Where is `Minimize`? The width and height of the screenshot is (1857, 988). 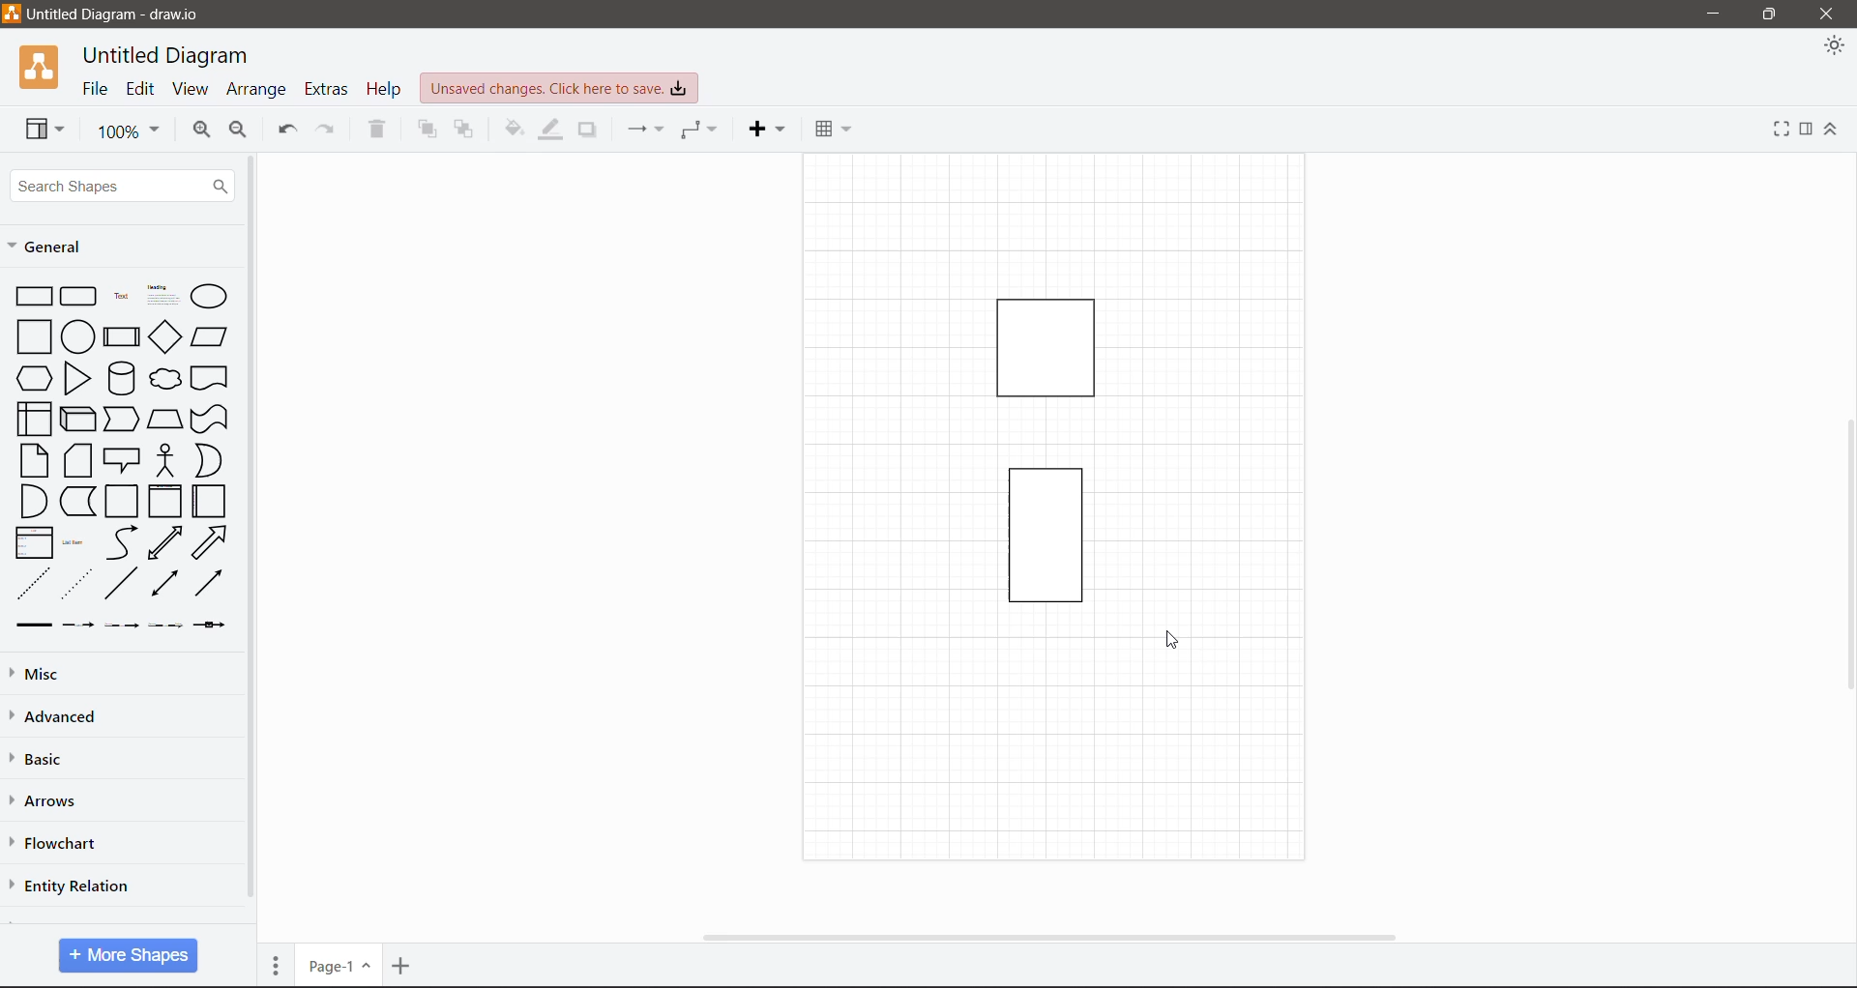
Minimize is located at coordinates (1714, 15).